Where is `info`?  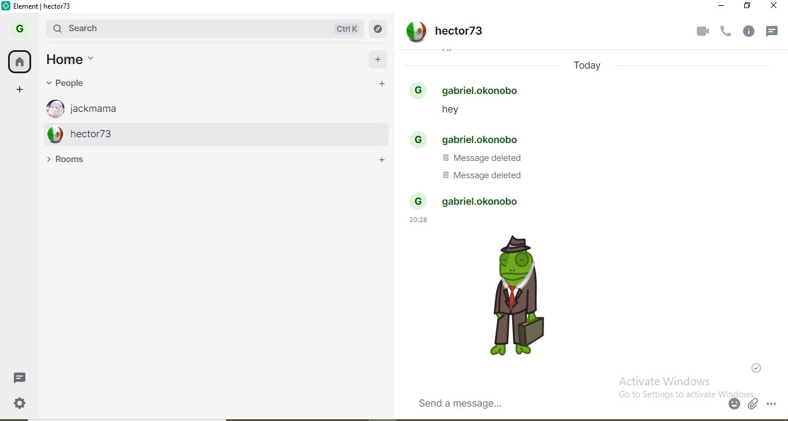 info is located at coordinates (749, 32).